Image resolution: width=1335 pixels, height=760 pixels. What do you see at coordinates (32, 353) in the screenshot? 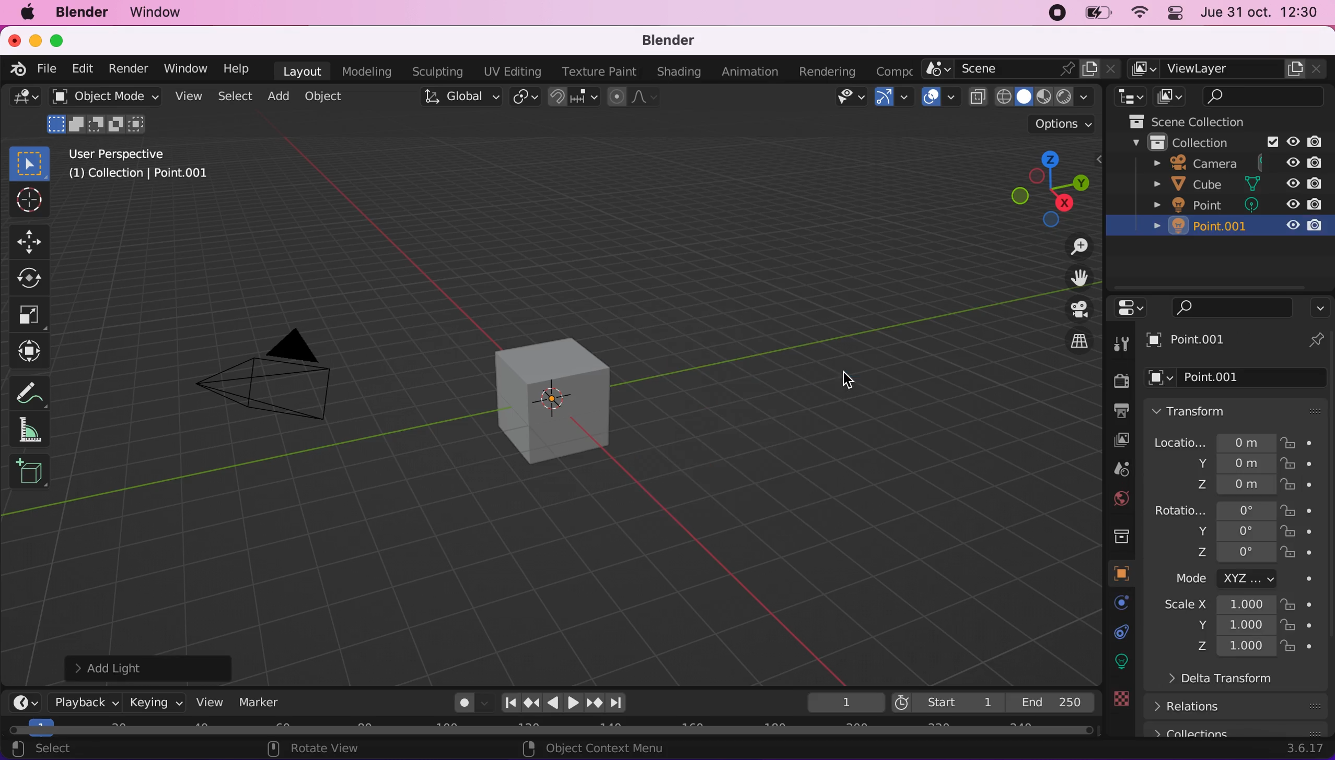
I see `transform` at bounding box center [32, 353].